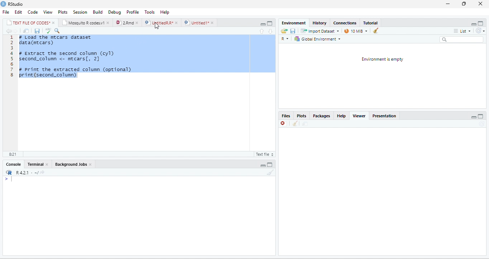  I want to click on spellcheck, so click(48, 31).